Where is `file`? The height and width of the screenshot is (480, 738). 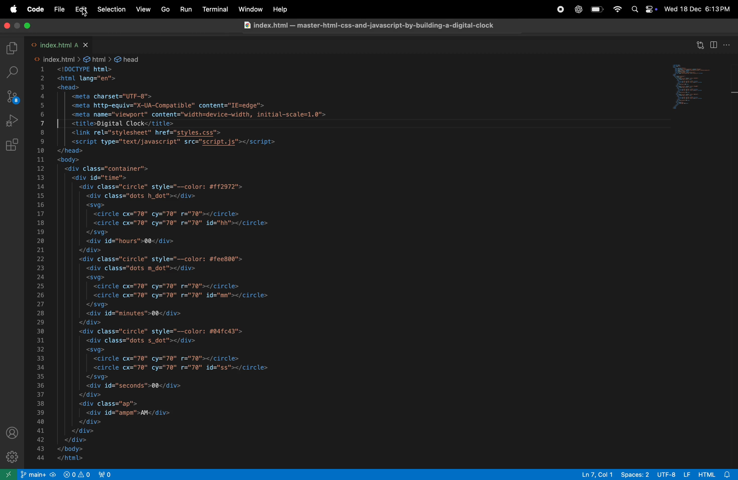 file is located at coordinates (379, 25).